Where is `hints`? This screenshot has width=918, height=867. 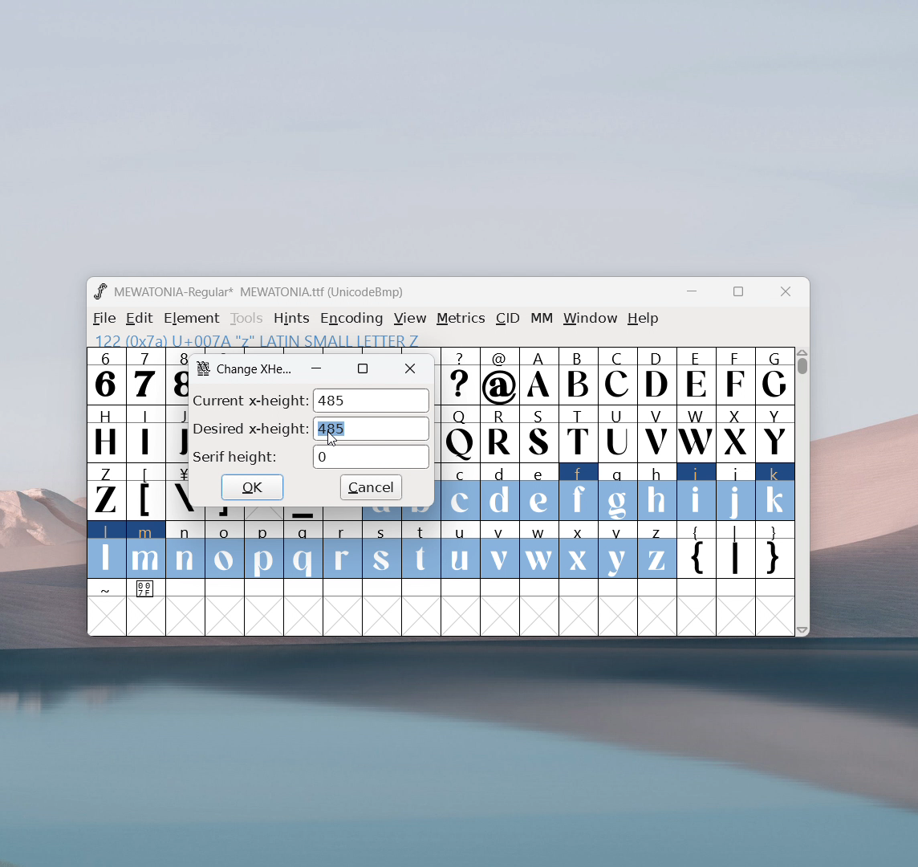
hints is located at coordinates (293, 318).